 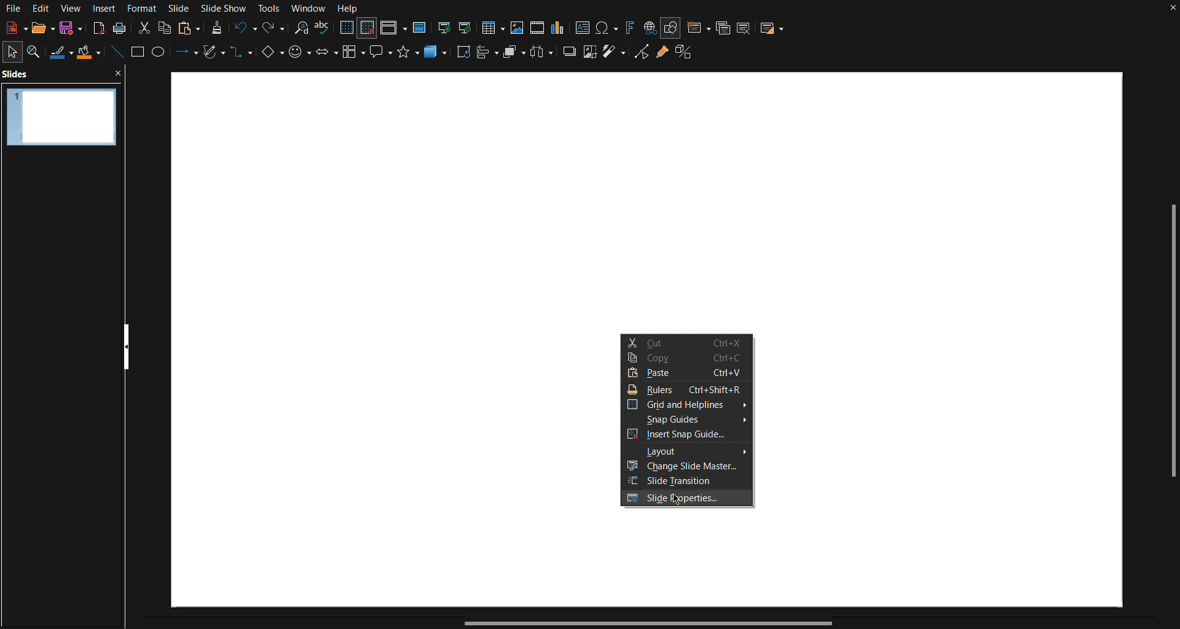 What do you see at coordinates (242, 57) in the screenshot?
I see `Connectors` at bounding box center [242, 57].